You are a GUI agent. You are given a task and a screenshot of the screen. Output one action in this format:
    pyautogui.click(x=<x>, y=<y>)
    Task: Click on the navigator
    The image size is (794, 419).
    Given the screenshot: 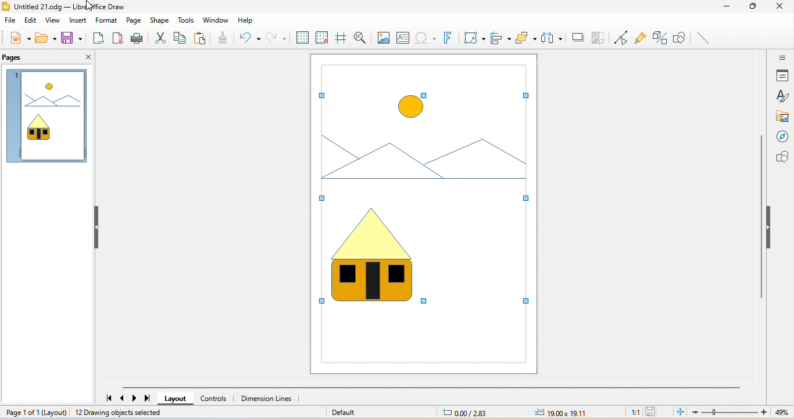 What is the action you would take?
    pyautogui.click(x=781, y=138)
    